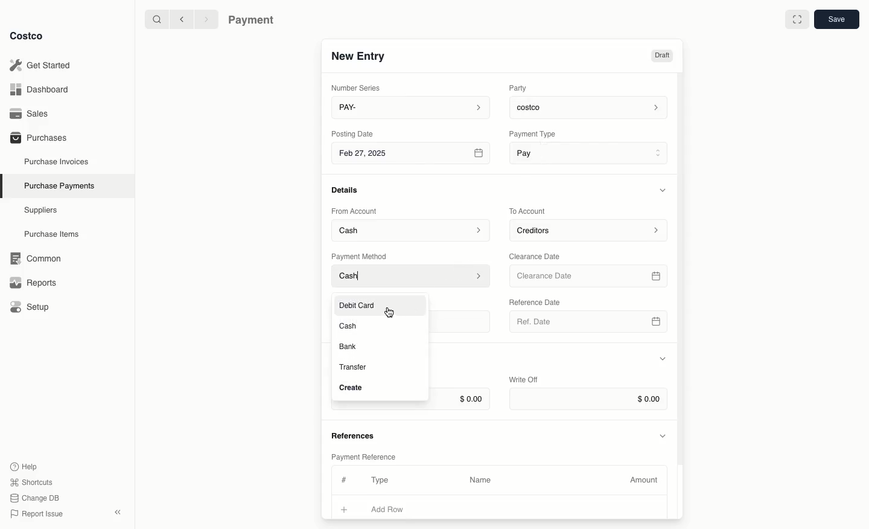 Image resolution: width=869 pixels, height=529 pixels. I want to click on To Account, so click(529, 211).